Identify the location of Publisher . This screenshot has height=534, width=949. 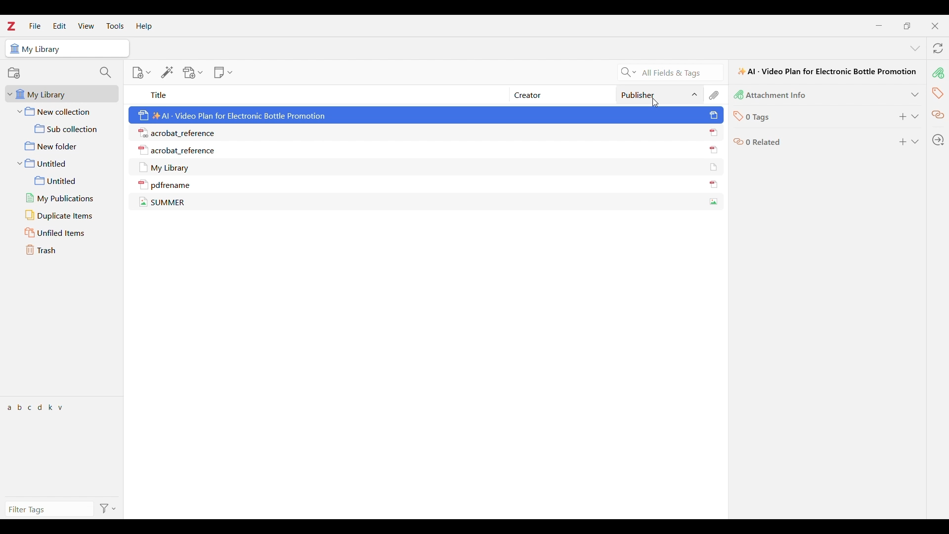
(660, 94).